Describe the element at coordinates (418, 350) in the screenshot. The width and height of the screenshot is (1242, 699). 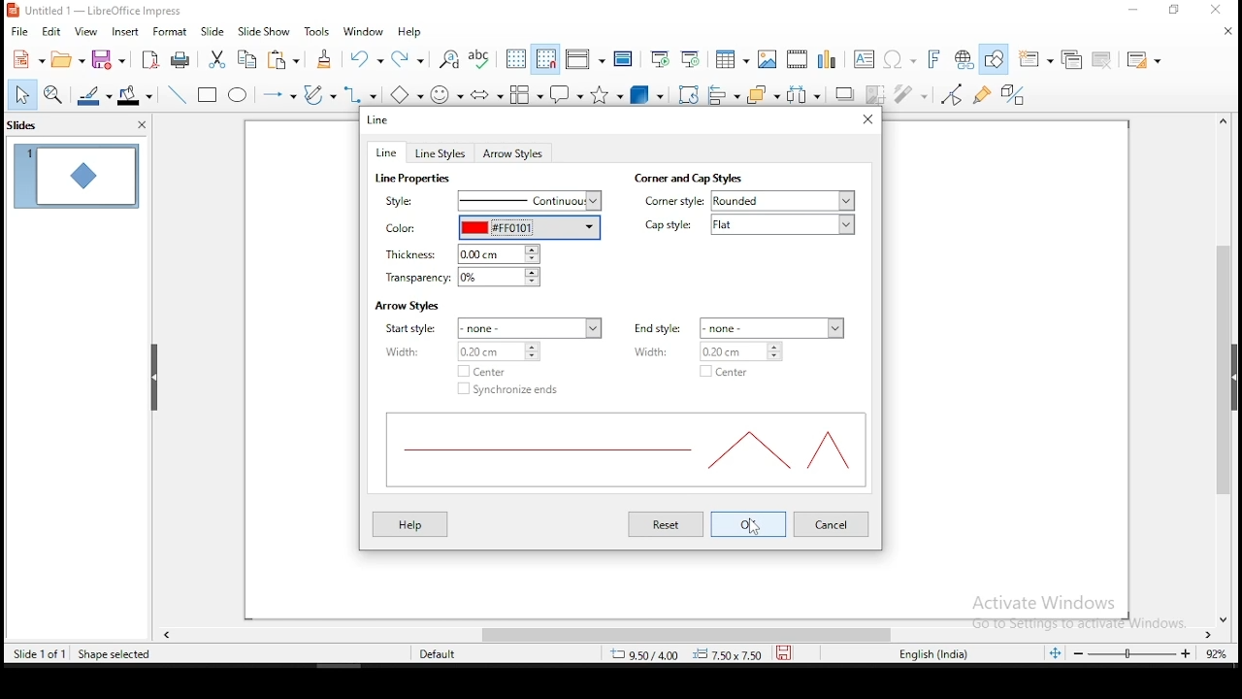
I see `width` at that location.